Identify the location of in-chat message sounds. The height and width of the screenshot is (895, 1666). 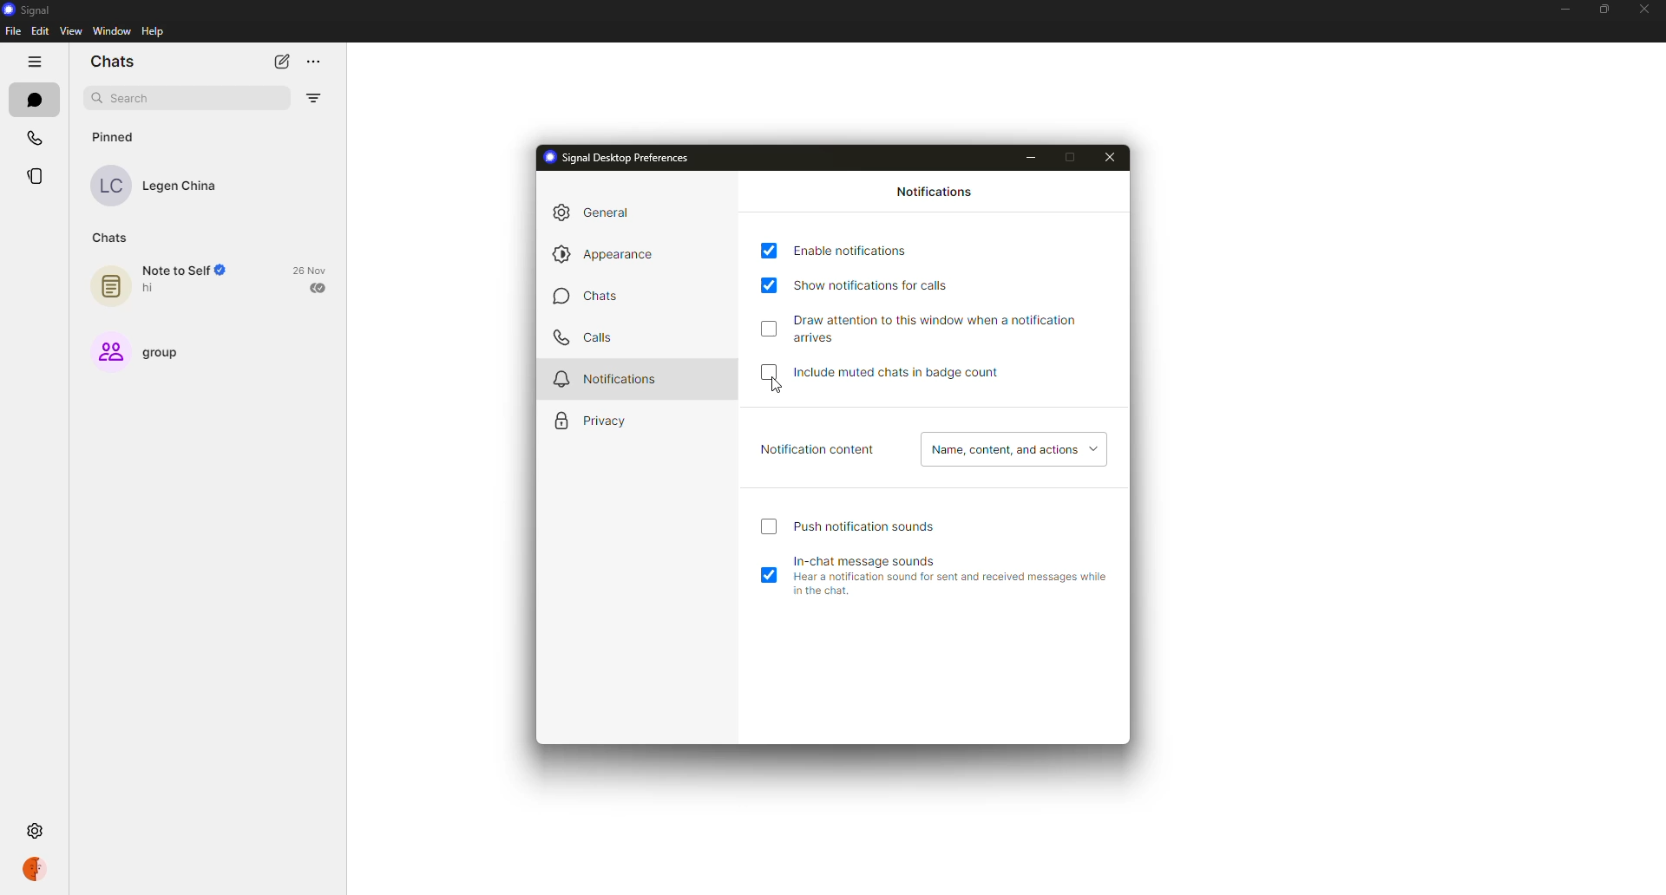
(935, 560).